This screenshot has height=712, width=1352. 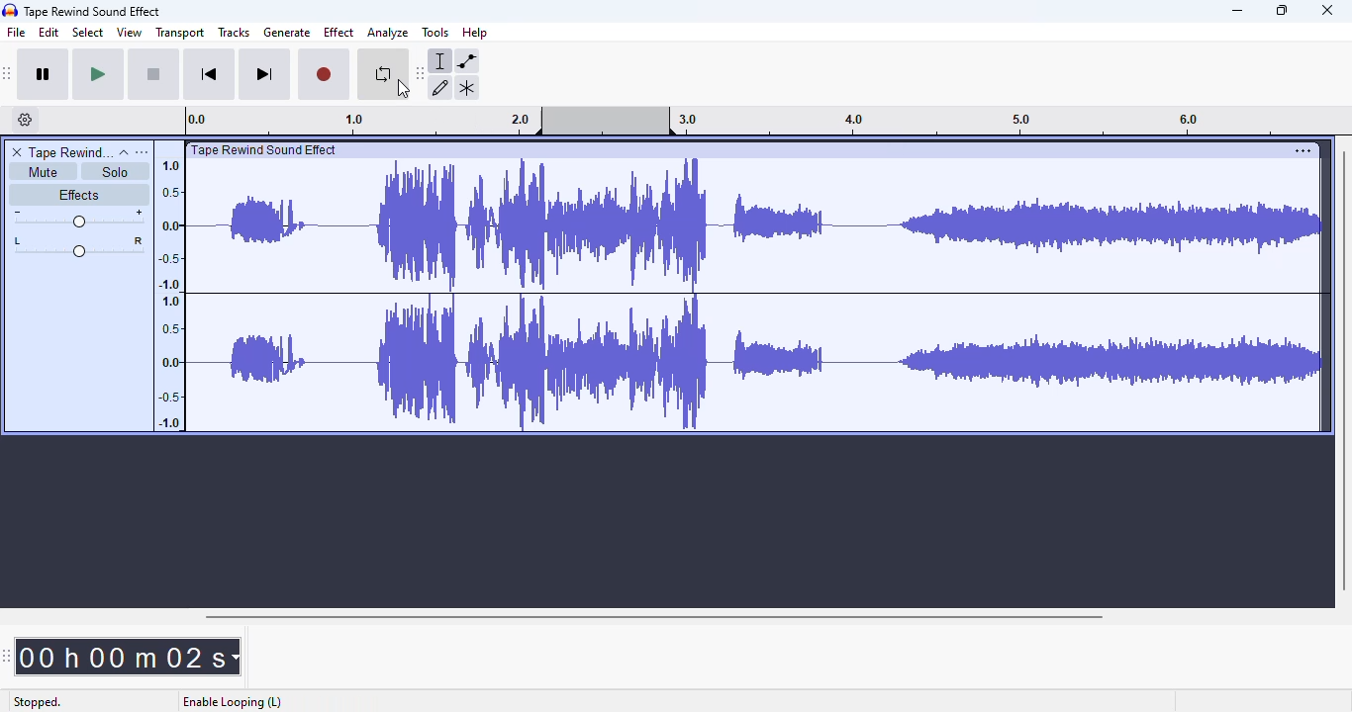 I want to click on file, so click(x=16, y=32).